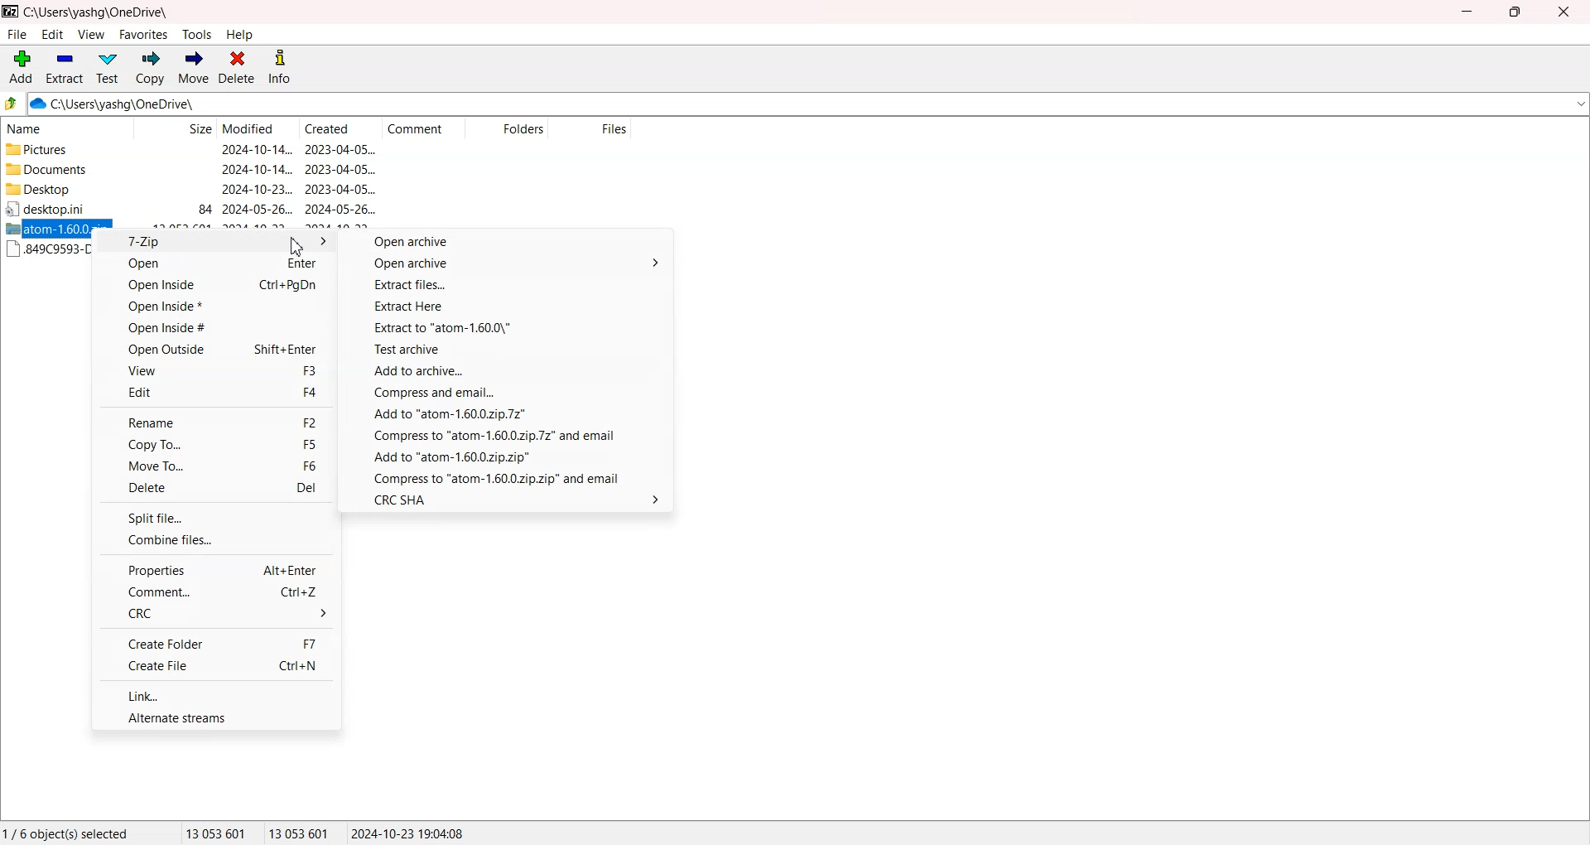 This screenshot has height=845, width=1590. Describe the element at coordinates (511, 265) in the screenshot. I see `Open achieve to` at that location.